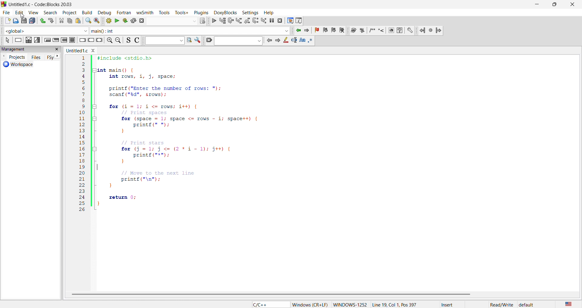 This screenshot has width=582, height=308. What do you see at coordinates (293, 41) in the screenshot?
I see `selected text` at bounding box center [293, 41].